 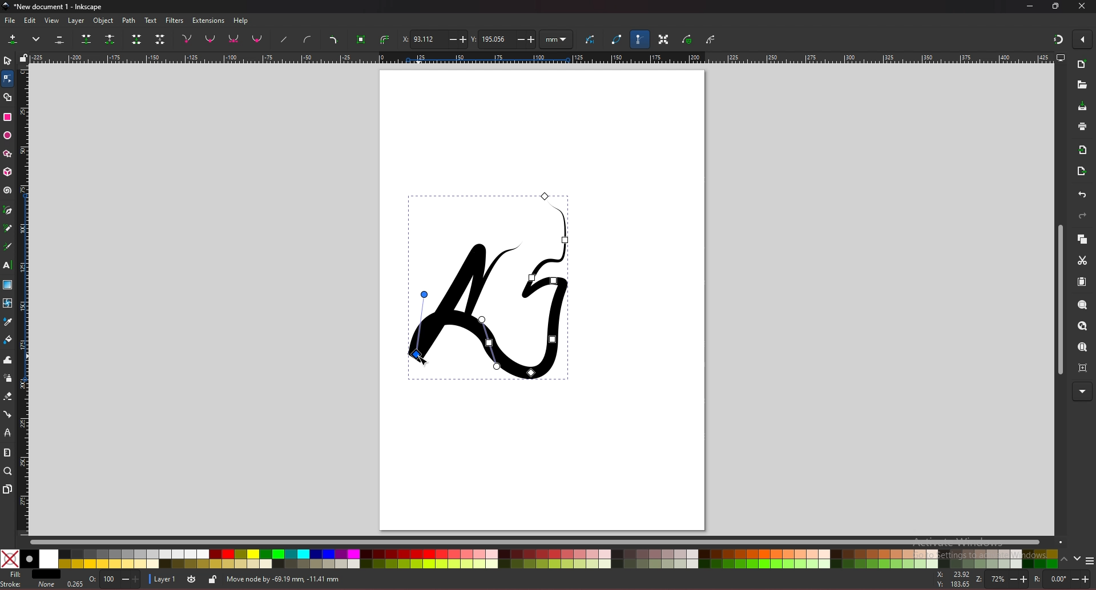 What do you see at coordinates (192, 579) in the screenshot?
I see `toggle visibility` at bounding box center [192, 579].